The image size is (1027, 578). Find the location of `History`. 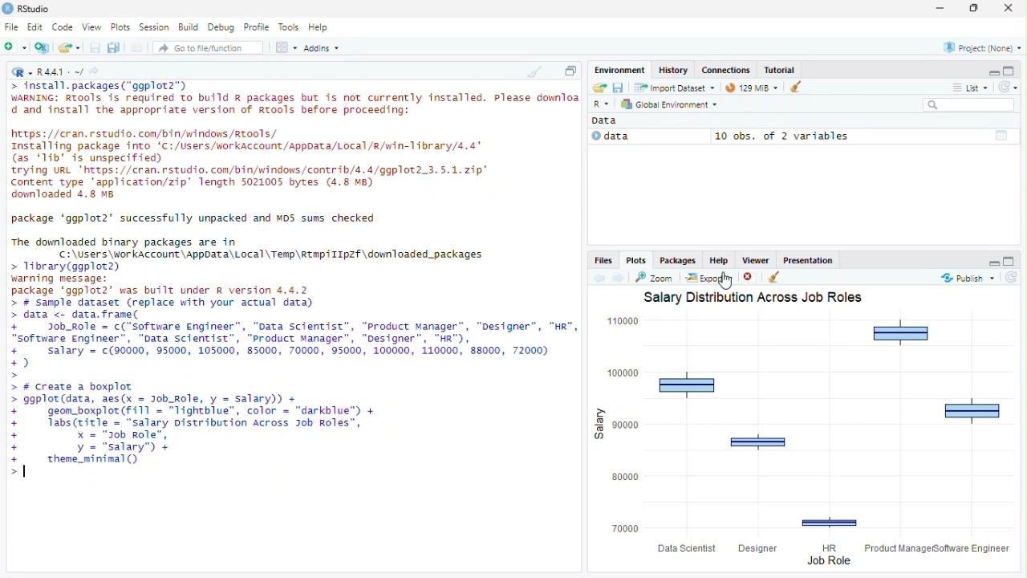

History is located at coordinates (673, 70).